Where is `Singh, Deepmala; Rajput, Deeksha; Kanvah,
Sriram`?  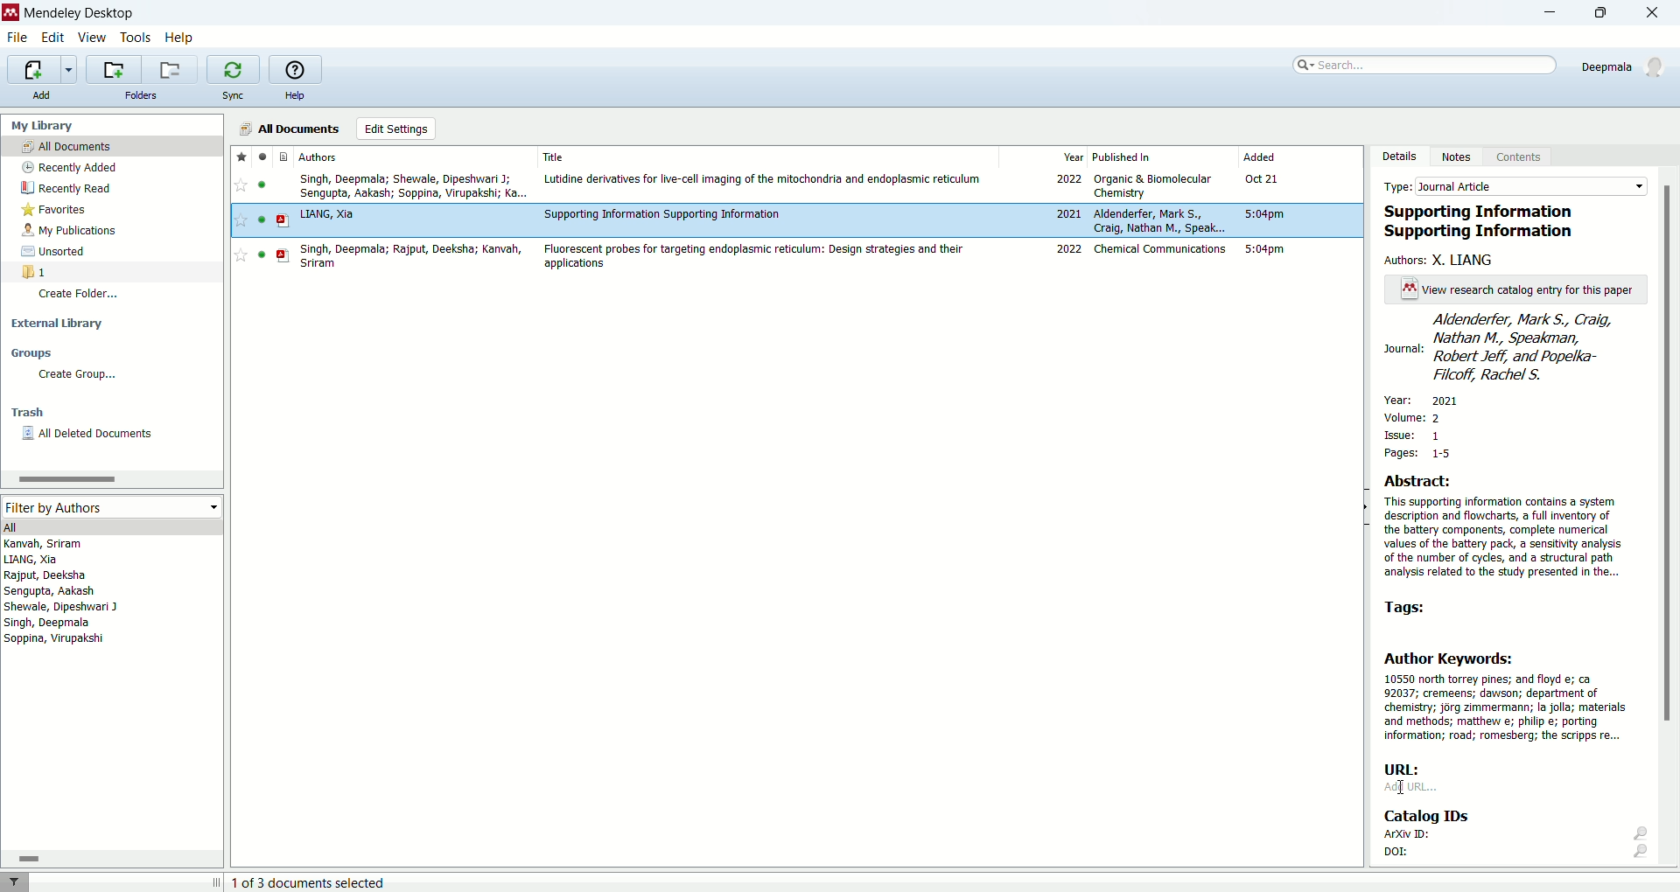
Singh, Deepmala; Rajput, Deeksha; Kanvah,
Sriram is located at coordinates (409, 256).